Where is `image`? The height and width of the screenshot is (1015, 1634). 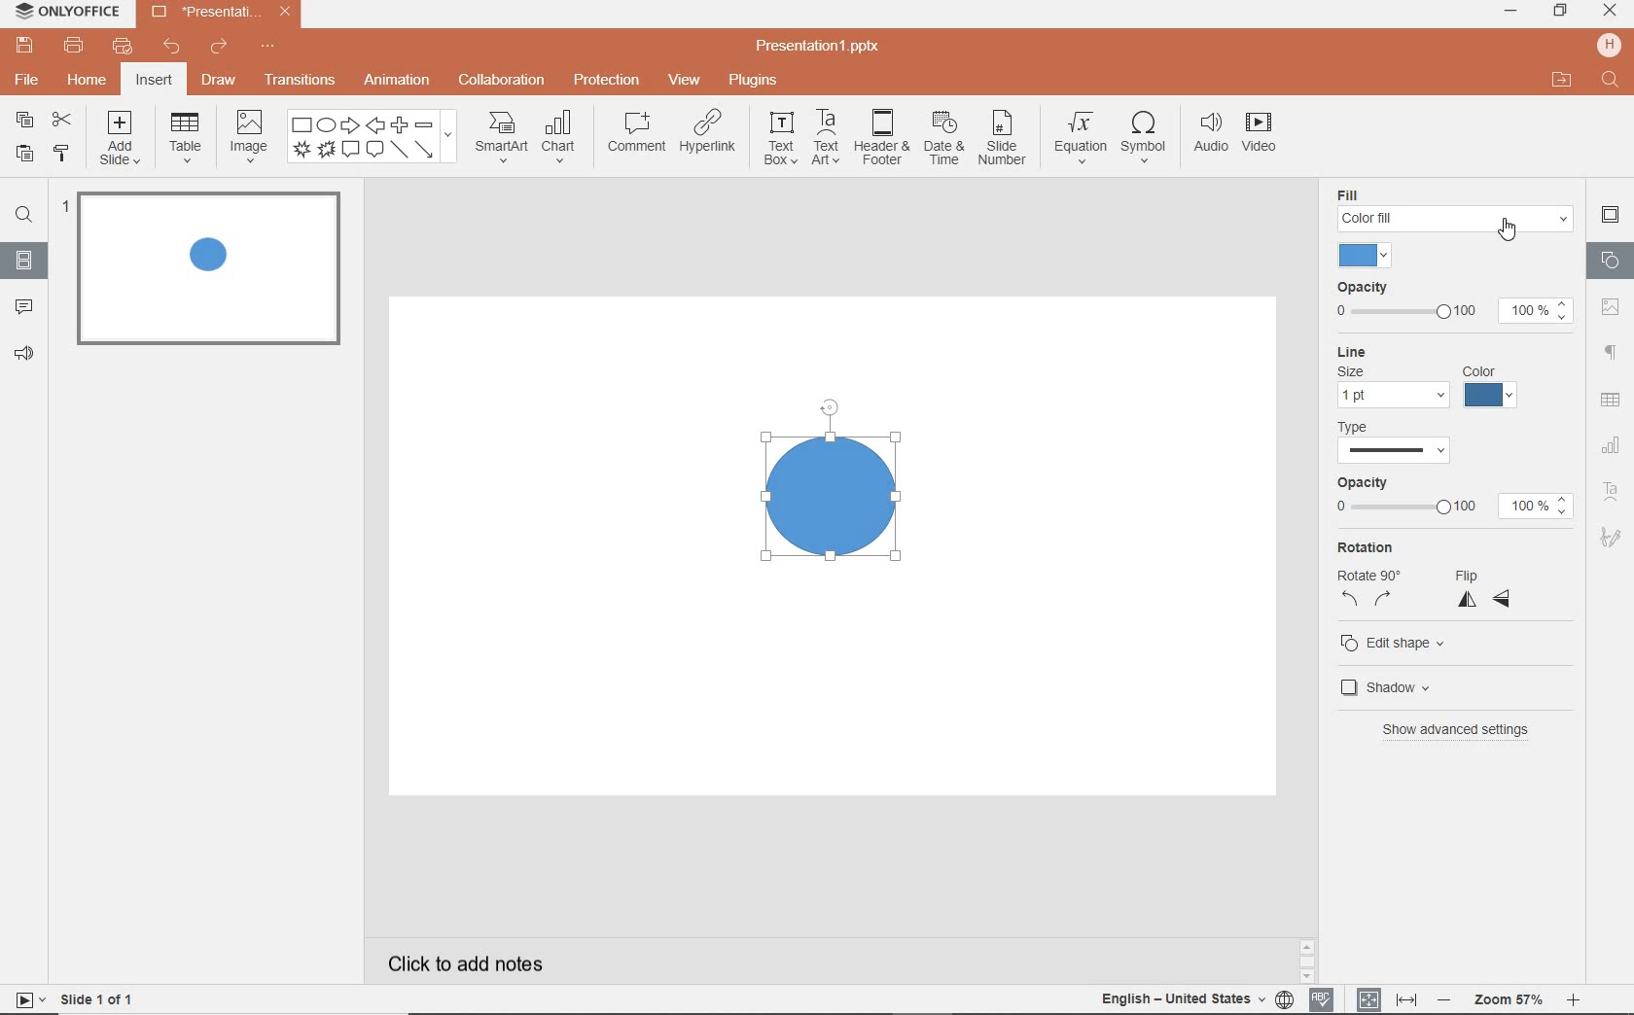
image is located at coordinates (248, 140).